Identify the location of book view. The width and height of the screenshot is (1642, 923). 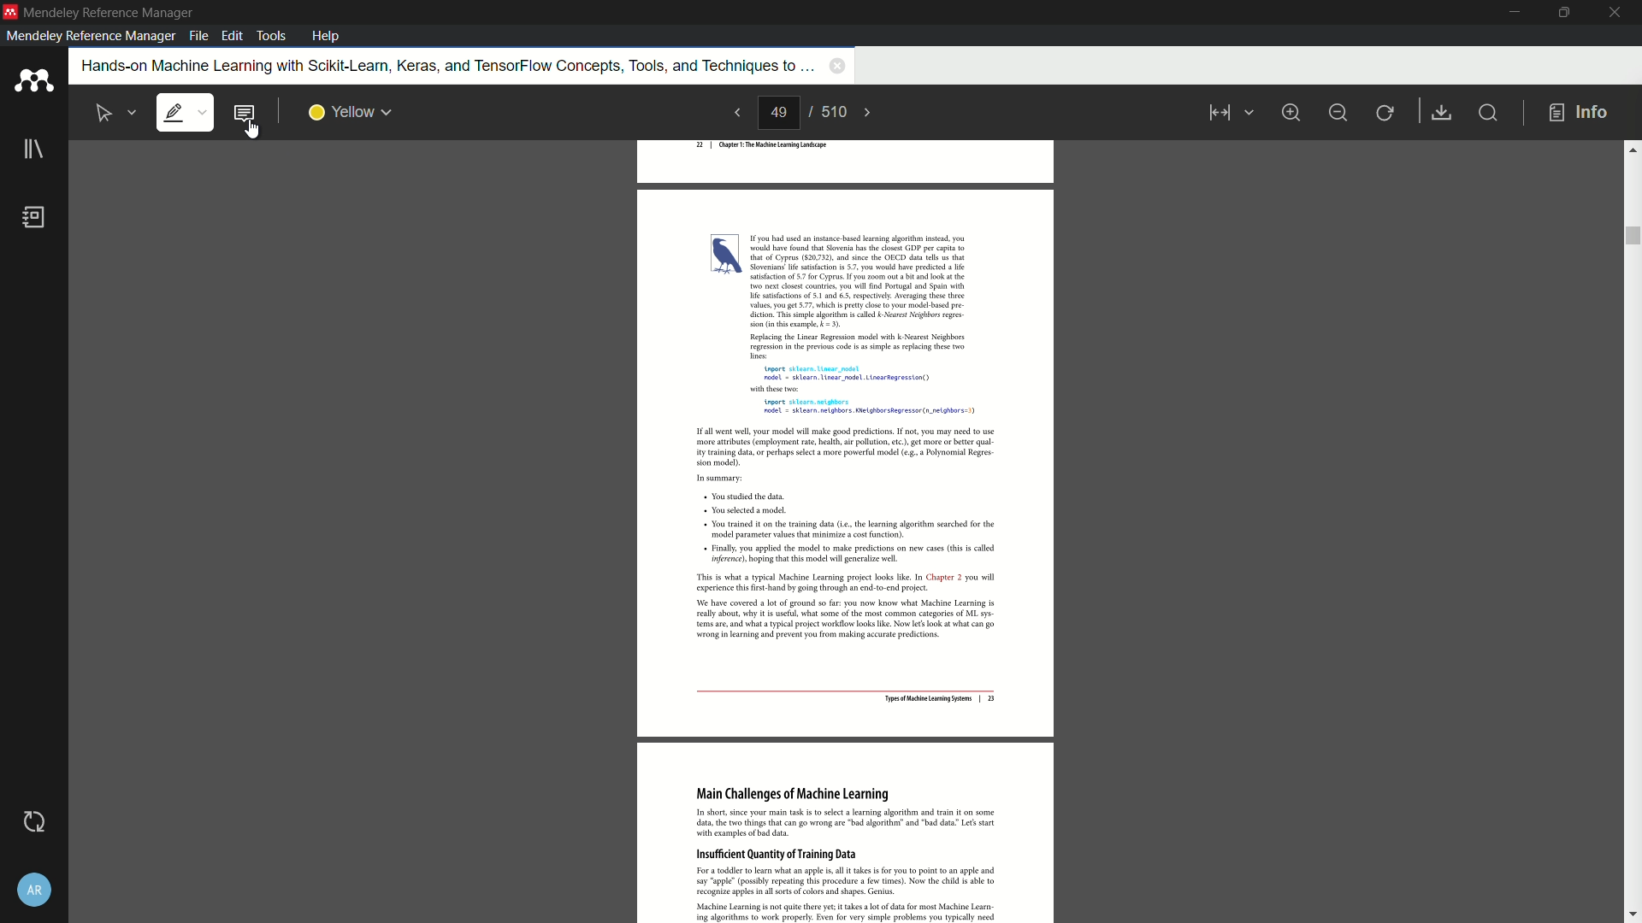
(1226, 115).